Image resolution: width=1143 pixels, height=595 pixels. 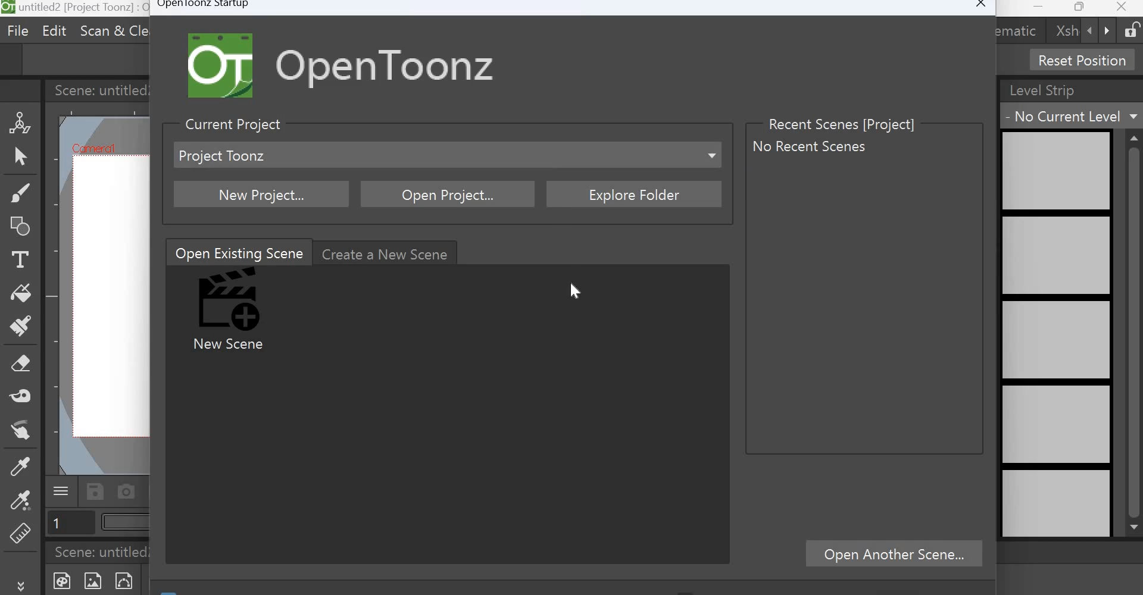 I want to click on Cursor, so click(x=313, y=203).